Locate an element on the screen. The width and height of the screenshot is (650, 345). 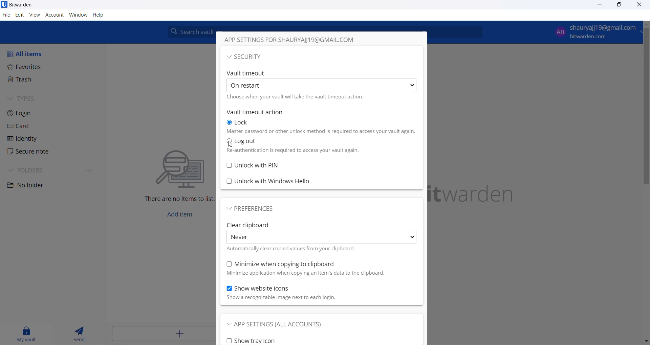
time out options is located at coordinates (321, 85).